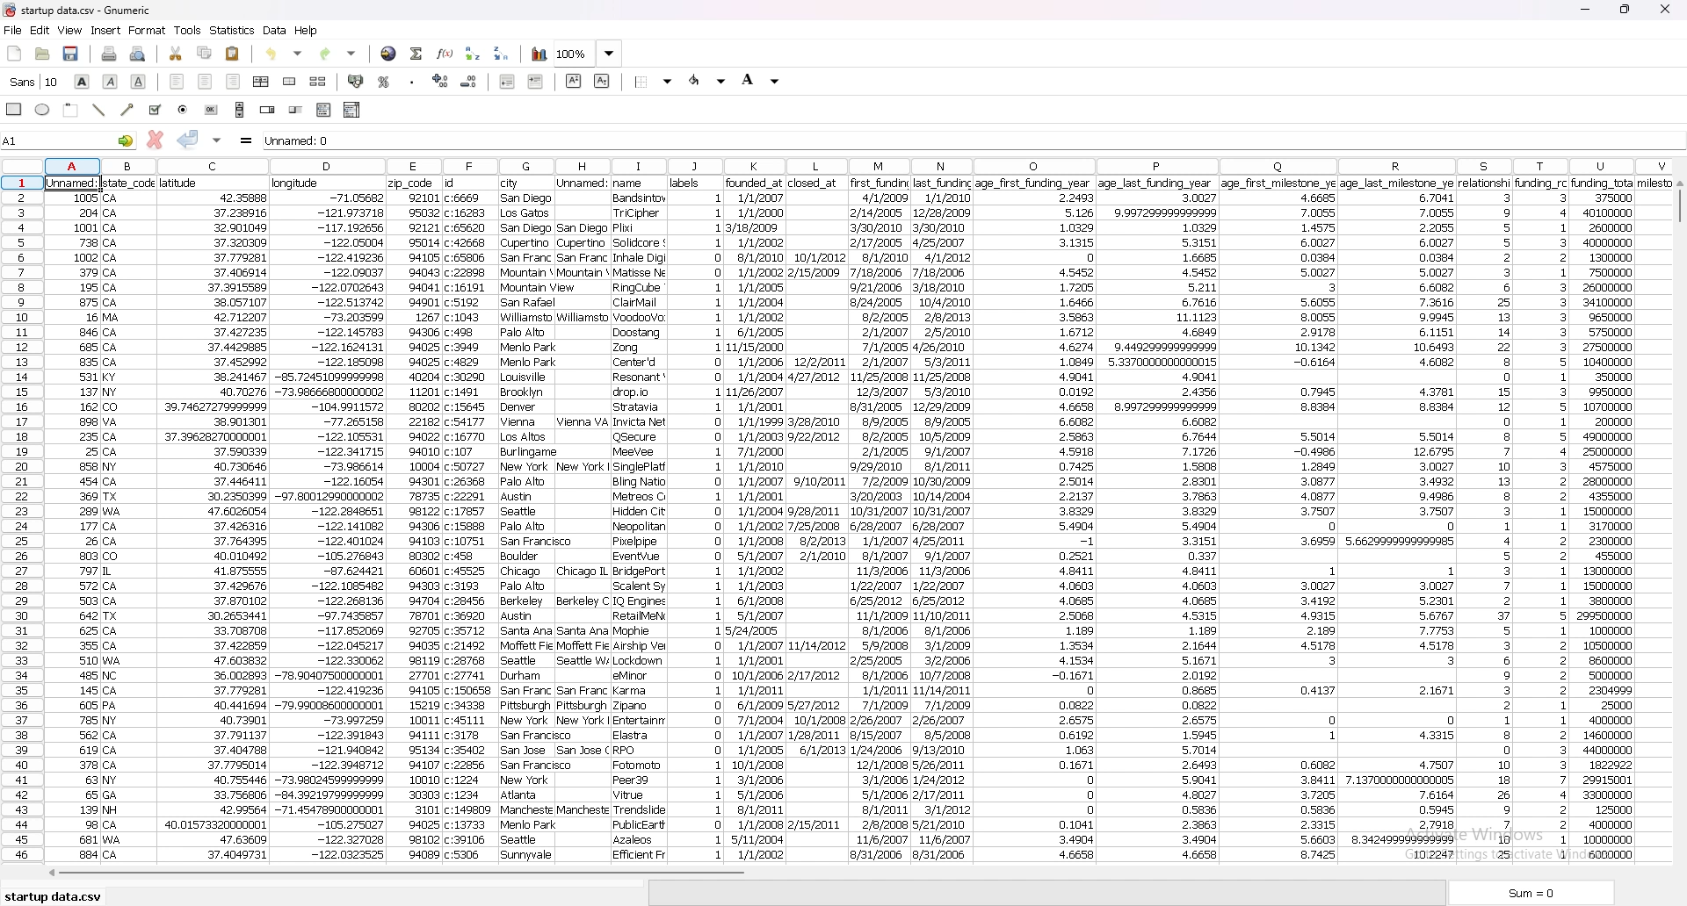  Describe the element at coordinates (205, 53) in the screenshot. I see `copy` at that location.